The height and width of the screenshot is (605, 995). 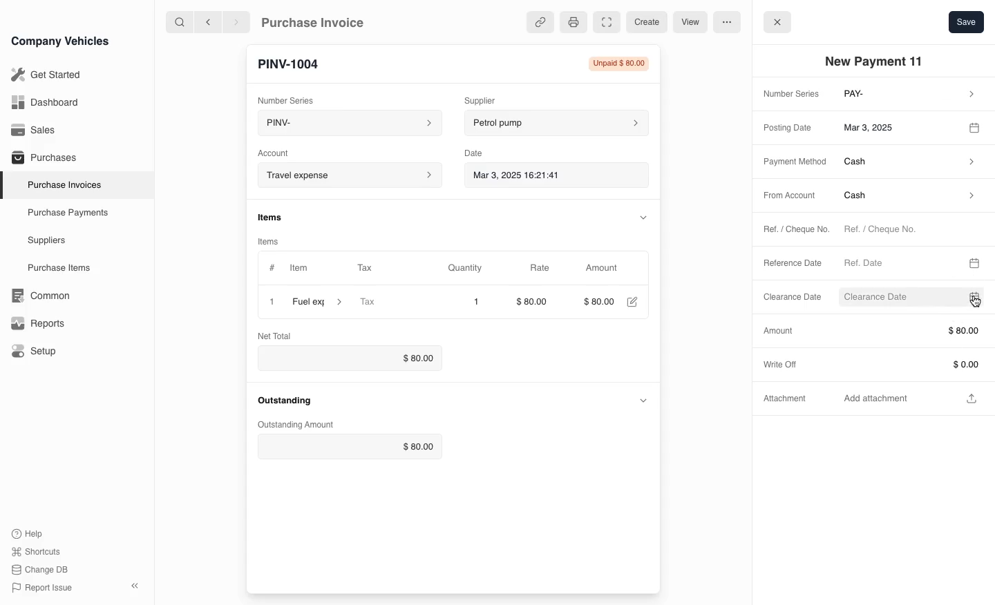 What do you see at coordinates (788, 298) in the screenshot?
I see `Clearance Date` at bounding box center [788, 298].